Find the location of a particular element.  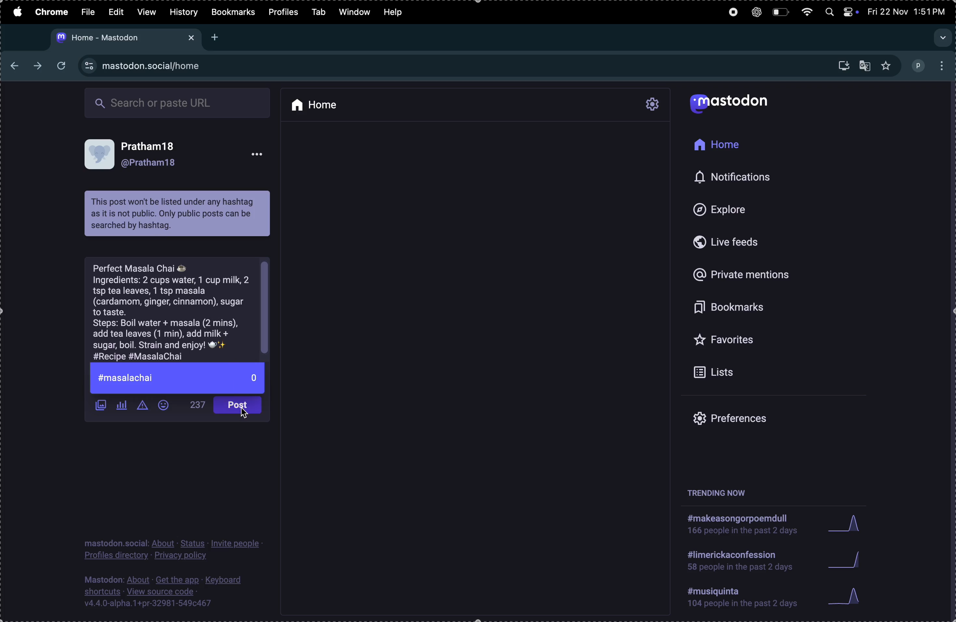

view site information is located at coordinates (87, 64).